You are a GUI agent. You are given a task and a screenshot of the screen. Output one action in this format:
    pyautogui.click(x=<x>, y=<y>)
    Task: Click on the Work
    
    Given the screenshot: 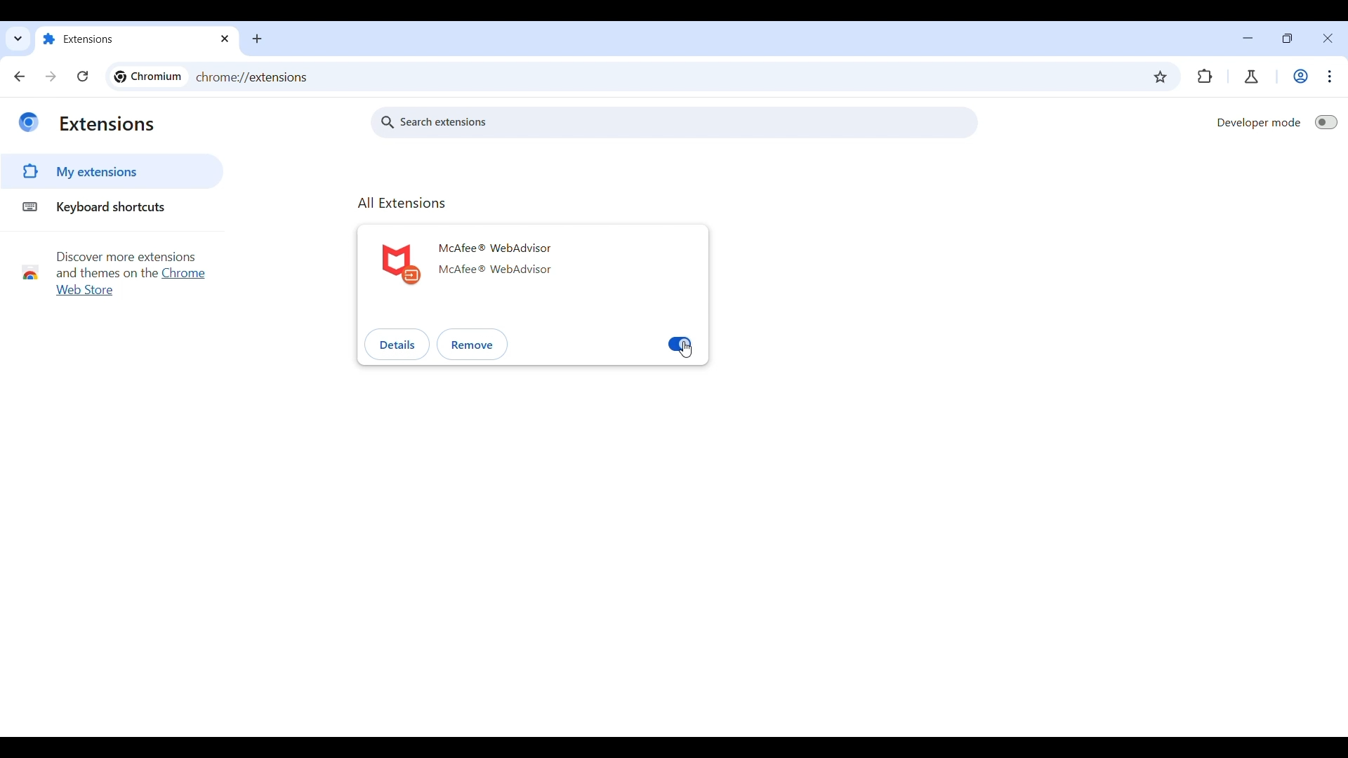 What is the action you would take?
    pyautogui.click(x=1300, y=76)
    